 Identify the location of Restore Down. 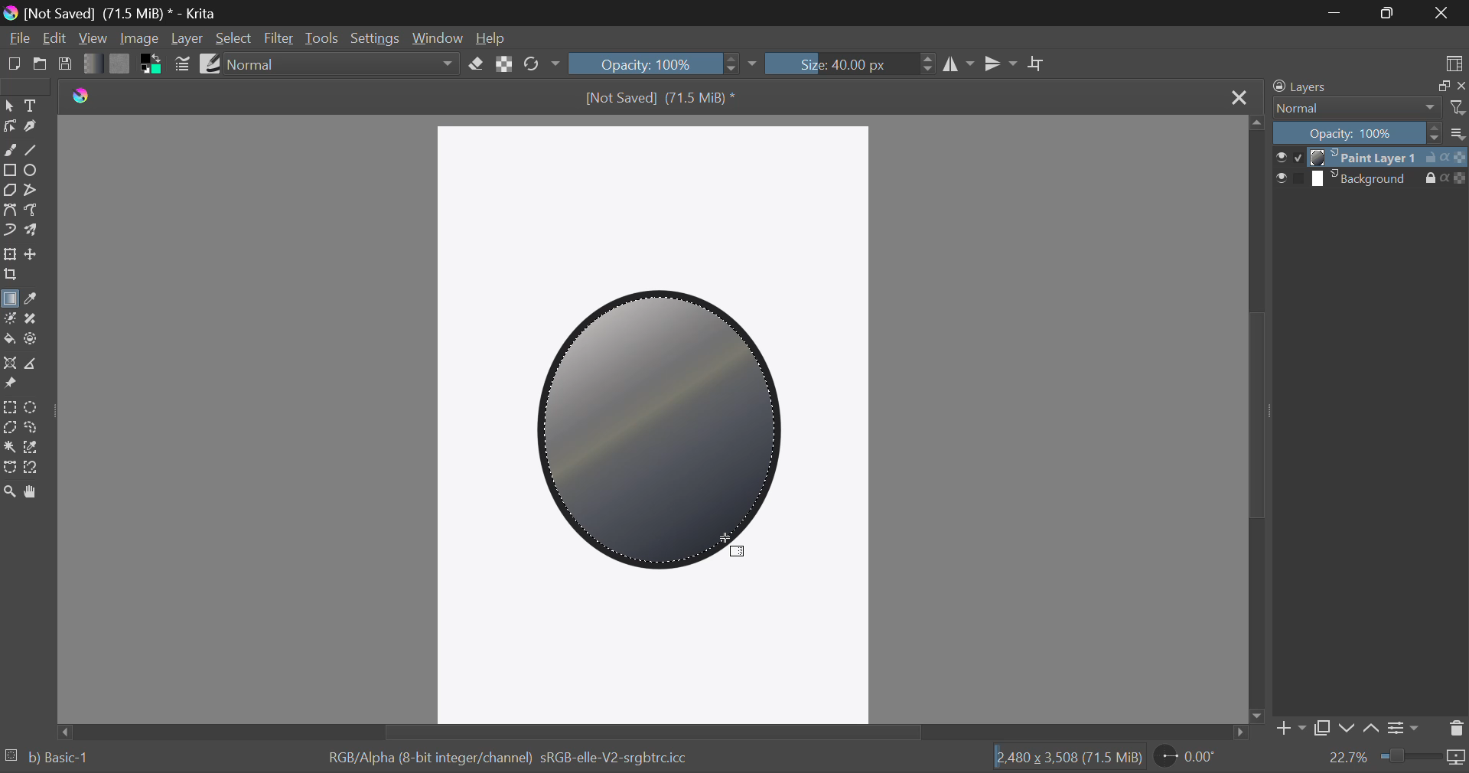
(1335, 14).